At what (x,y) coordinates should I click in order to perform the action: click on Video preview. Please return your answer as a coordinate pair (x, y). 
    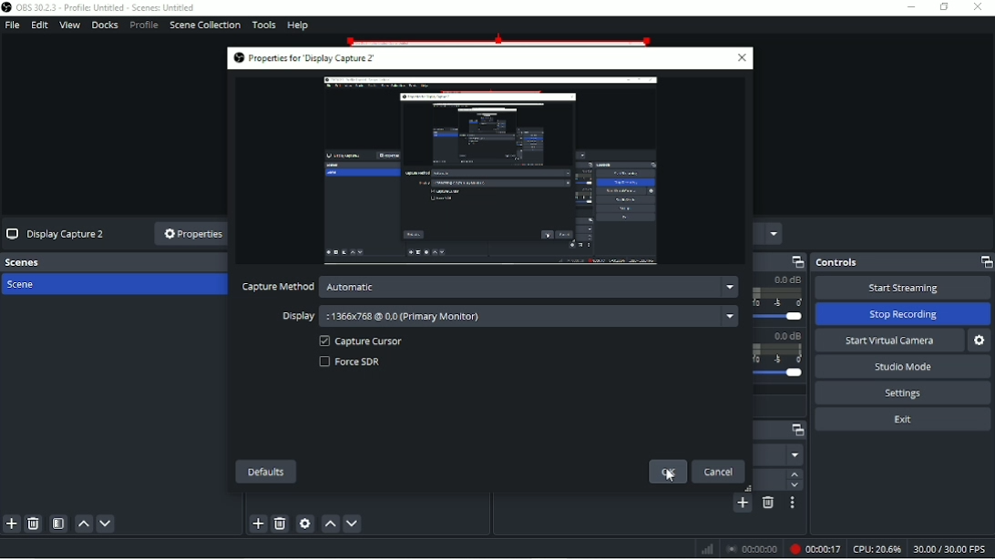
    Looking at the image, I should click on (488, 172).